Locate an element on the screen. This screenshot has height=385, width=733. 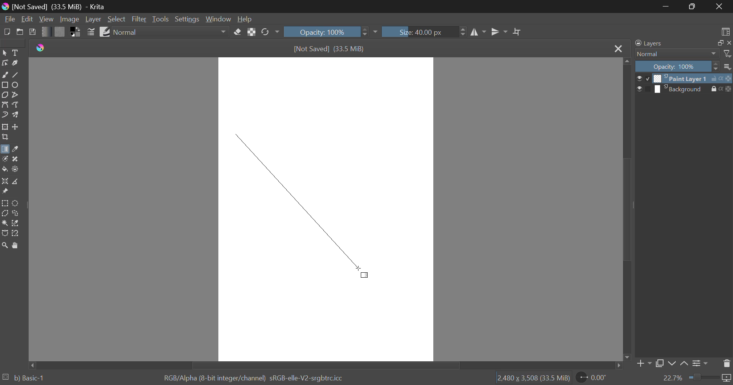
Move Layer is located at coordinates (16, 127).